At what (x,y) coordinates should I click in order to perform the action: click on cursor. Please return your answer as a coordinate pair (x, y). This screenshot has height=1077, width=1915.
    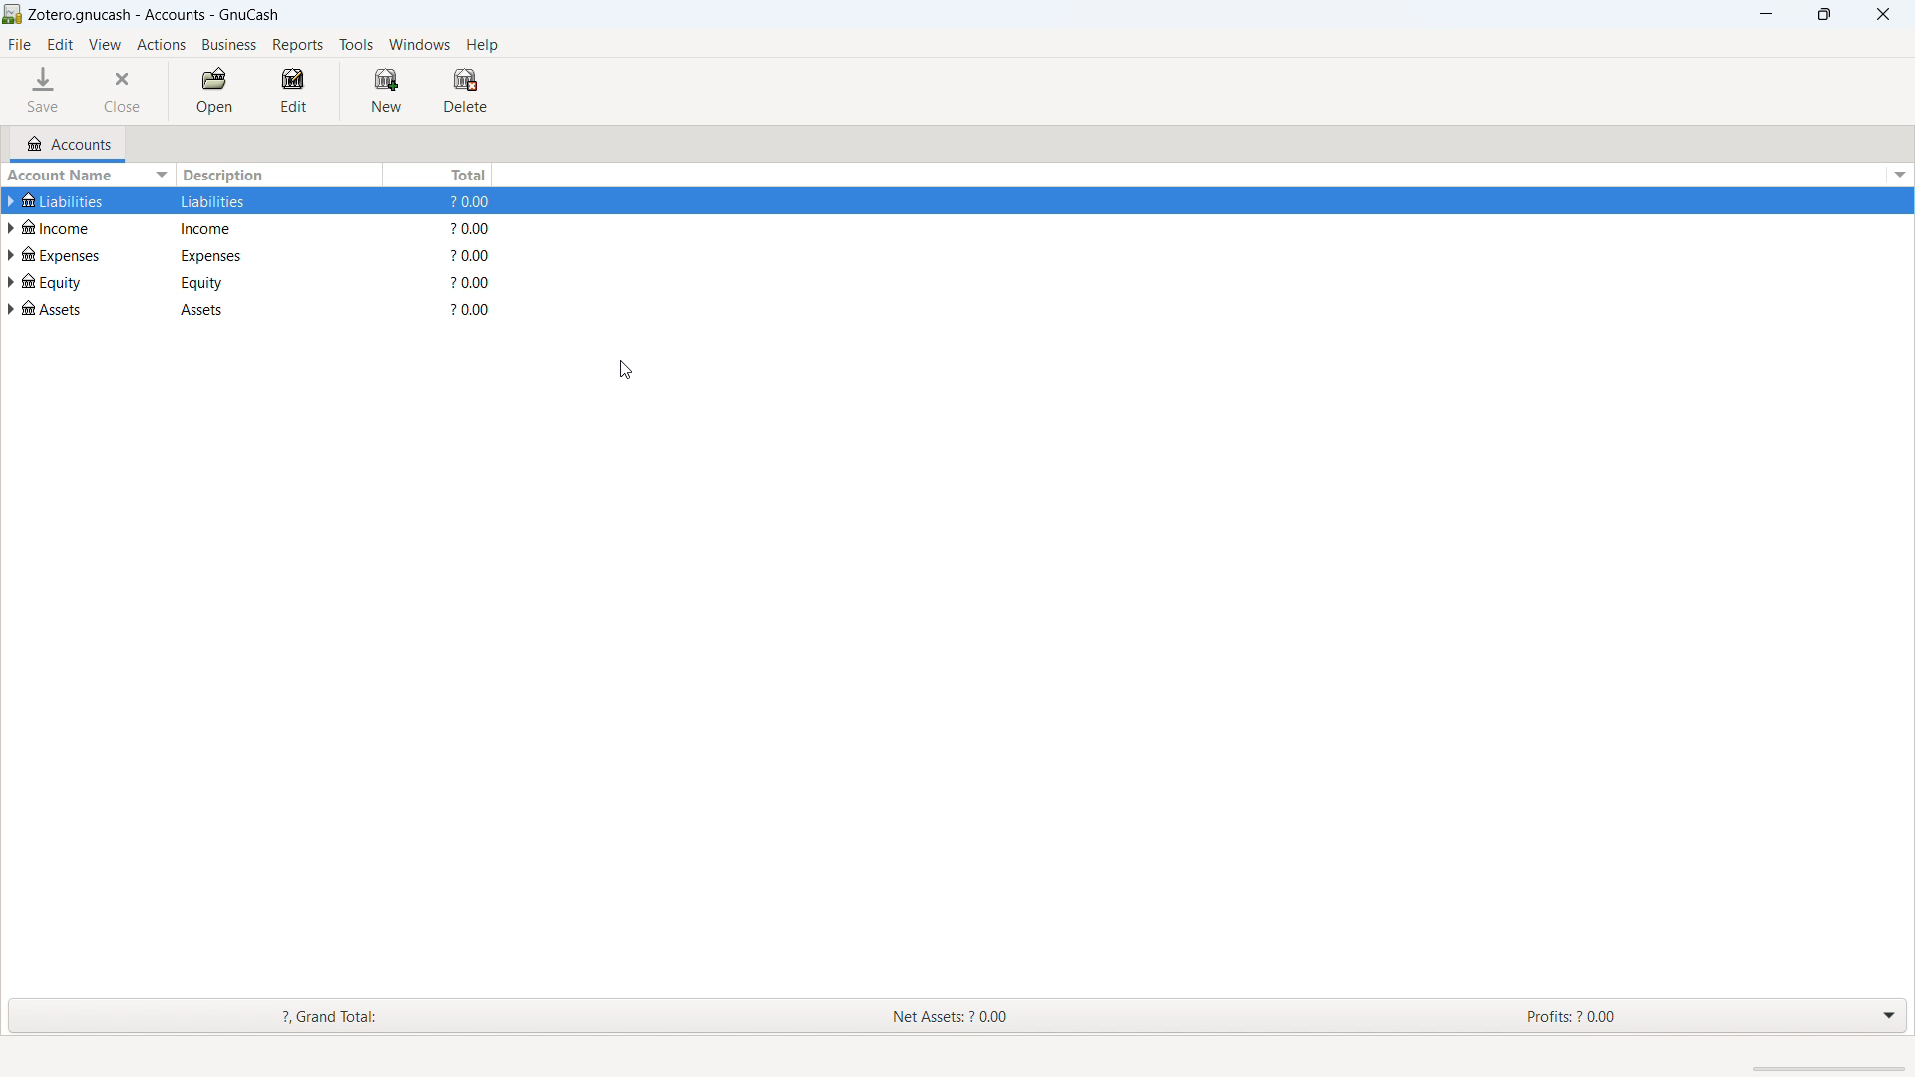
    Looking at the image, I should click on (625, 370).